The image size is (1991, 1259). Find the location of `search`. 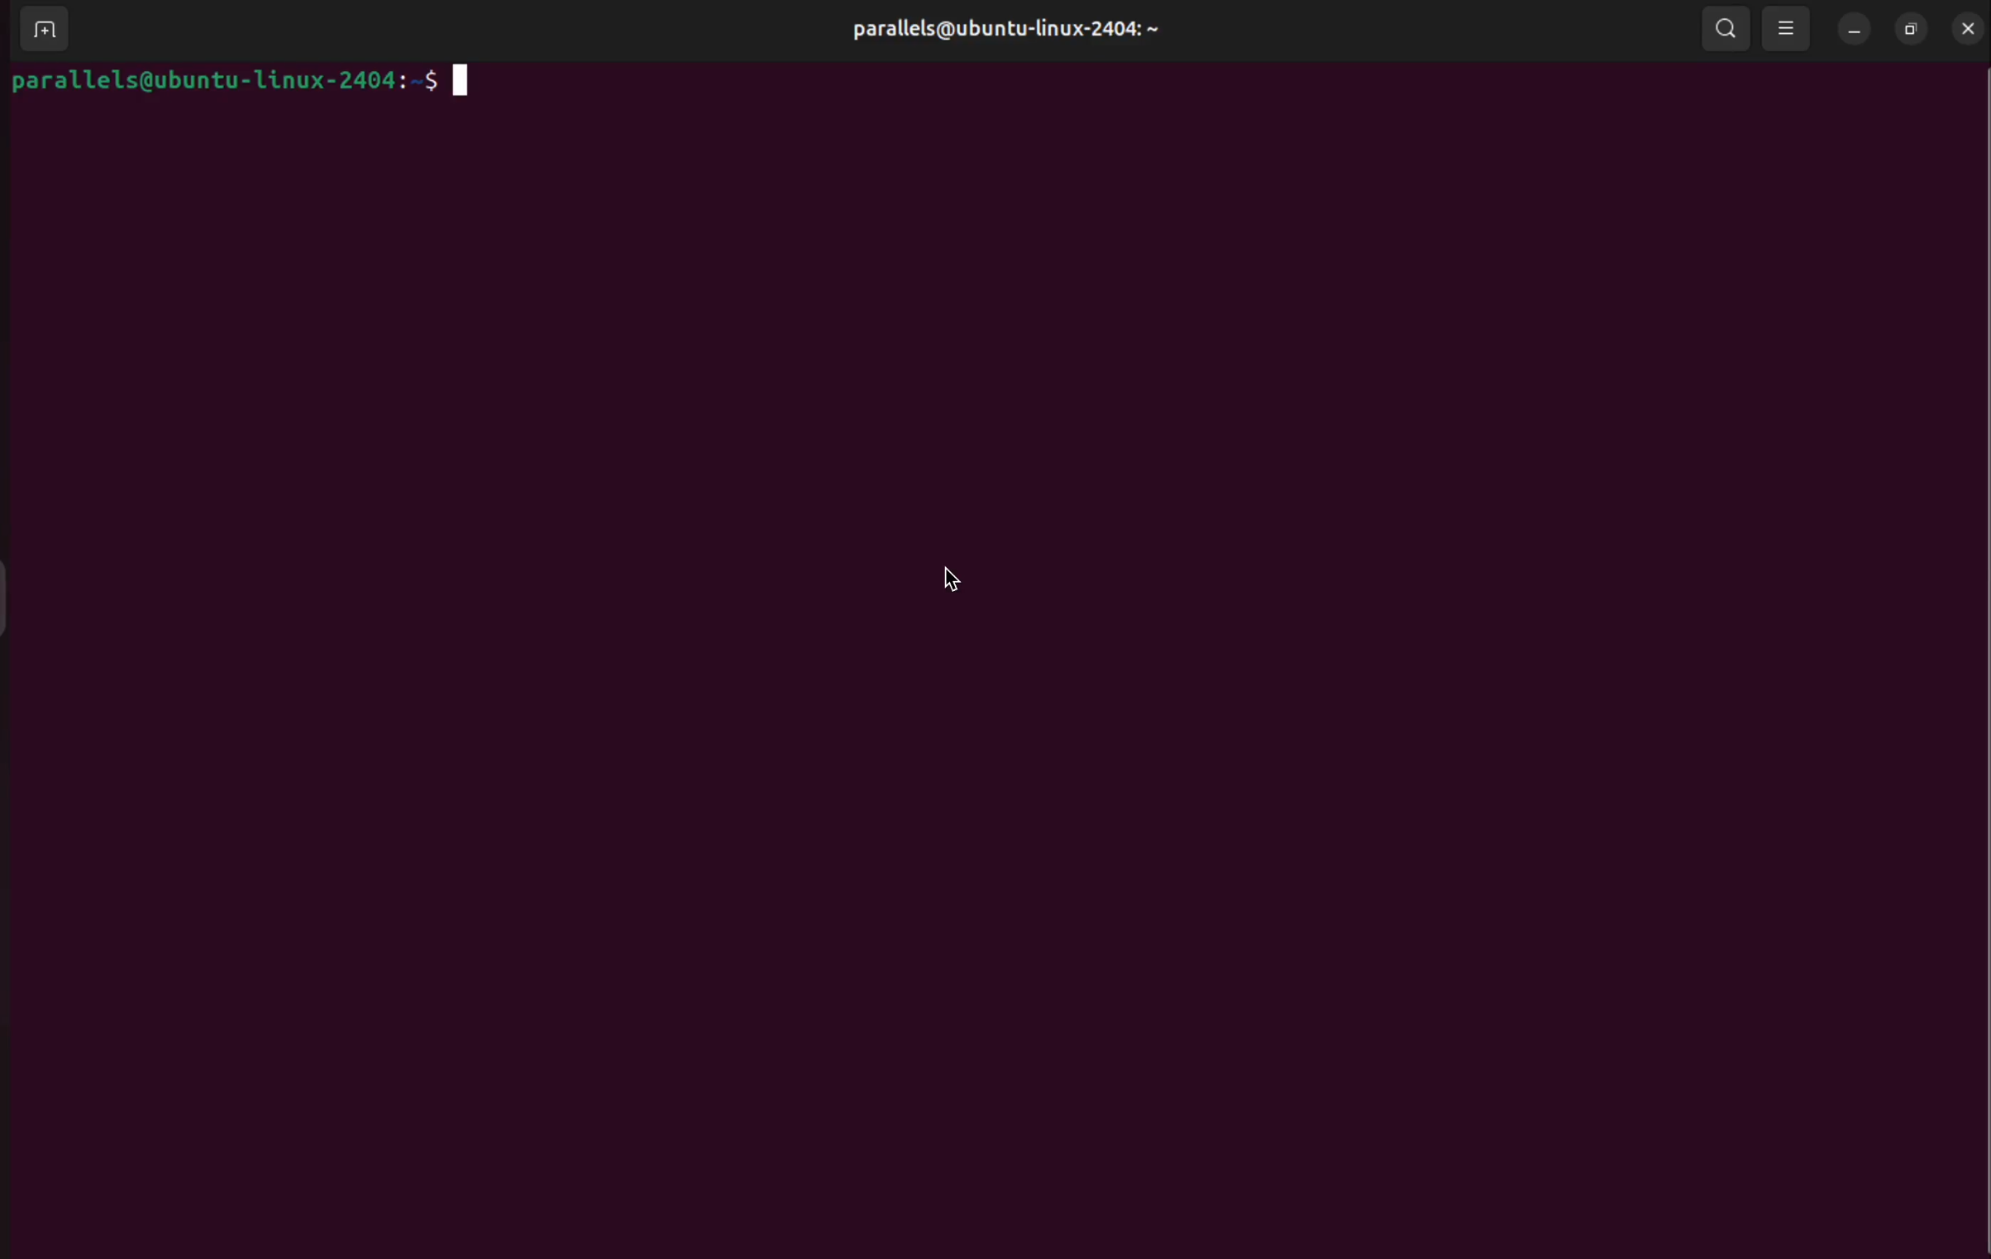

search is located at coordinates (1725, 27).